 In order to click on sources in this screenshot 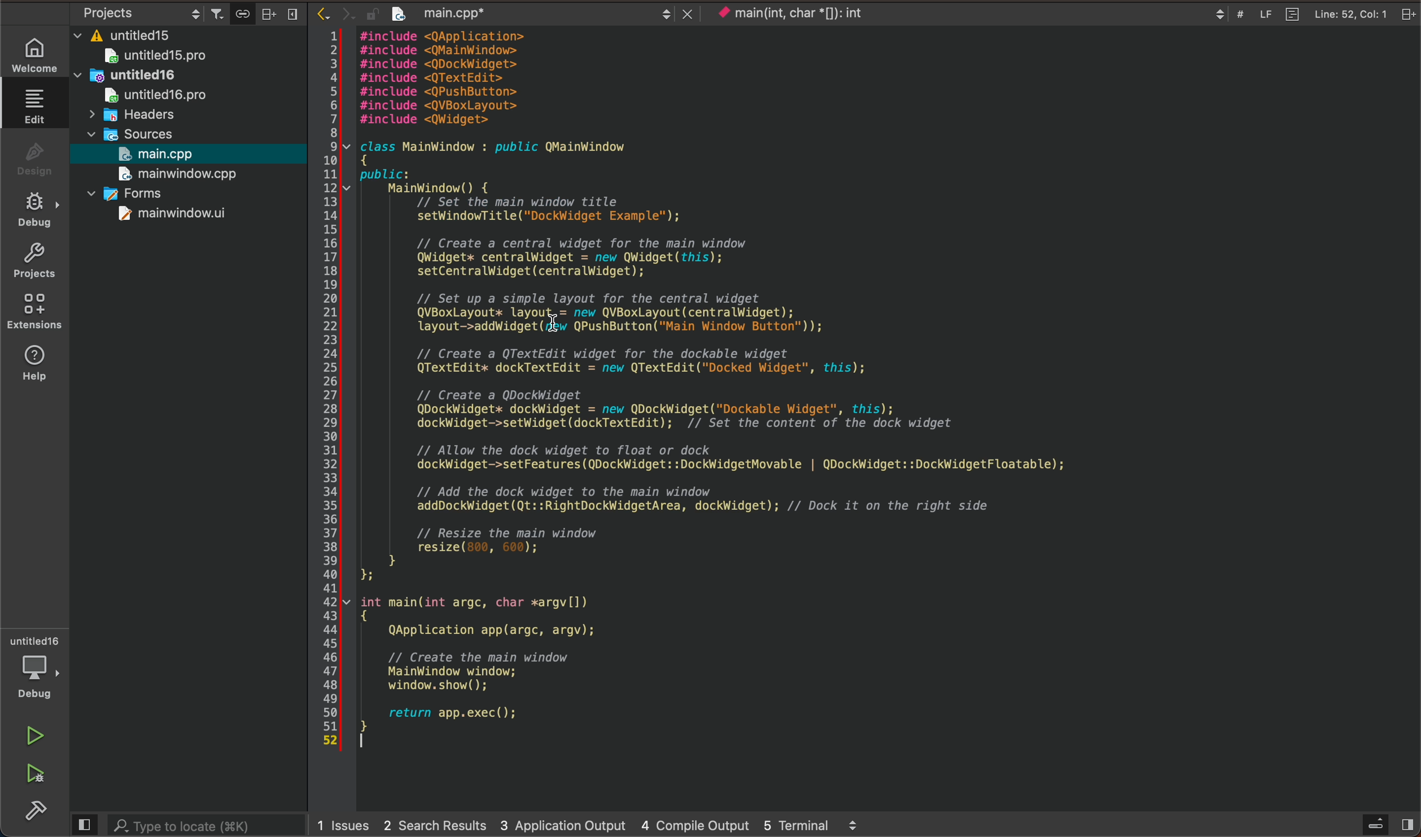, I will do `click(141, 131)`.